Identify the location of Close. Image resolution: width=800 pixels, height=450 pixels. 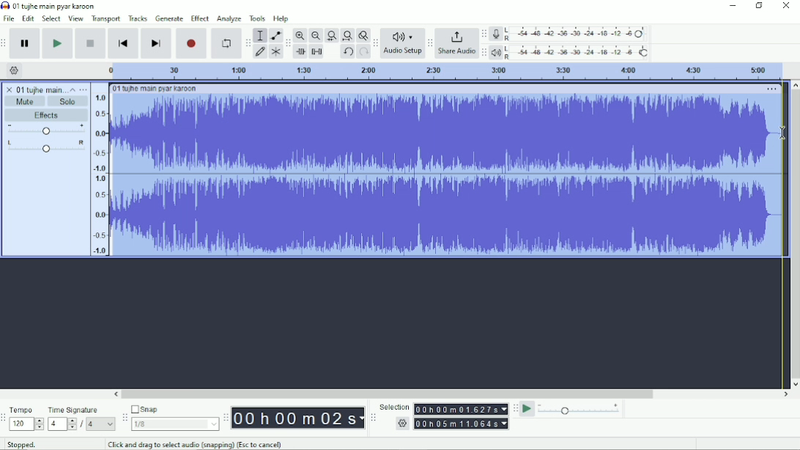
(785, 6).